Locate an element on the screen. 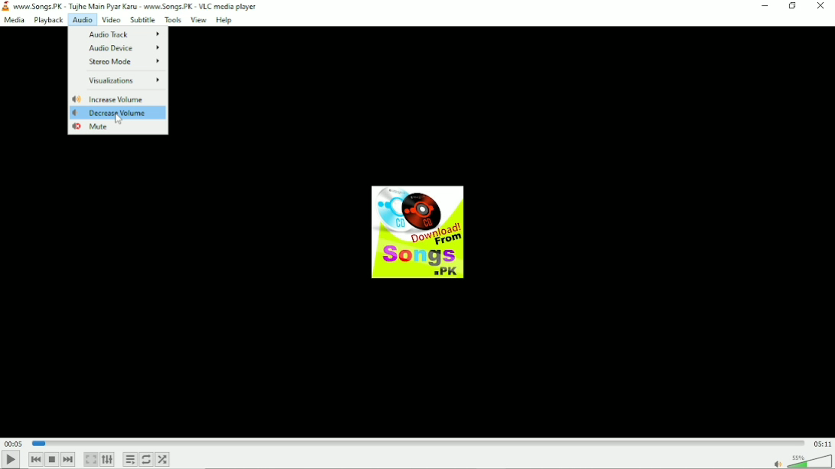  Next is located at coordinates (70, 460).